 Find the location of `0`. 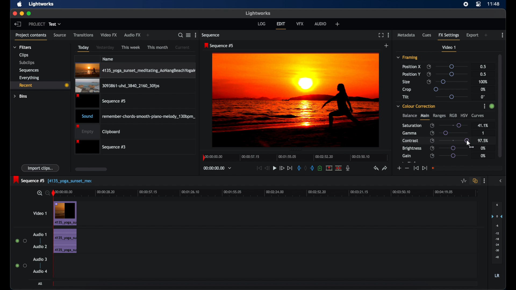

0 is located at coordinates (483, 97).